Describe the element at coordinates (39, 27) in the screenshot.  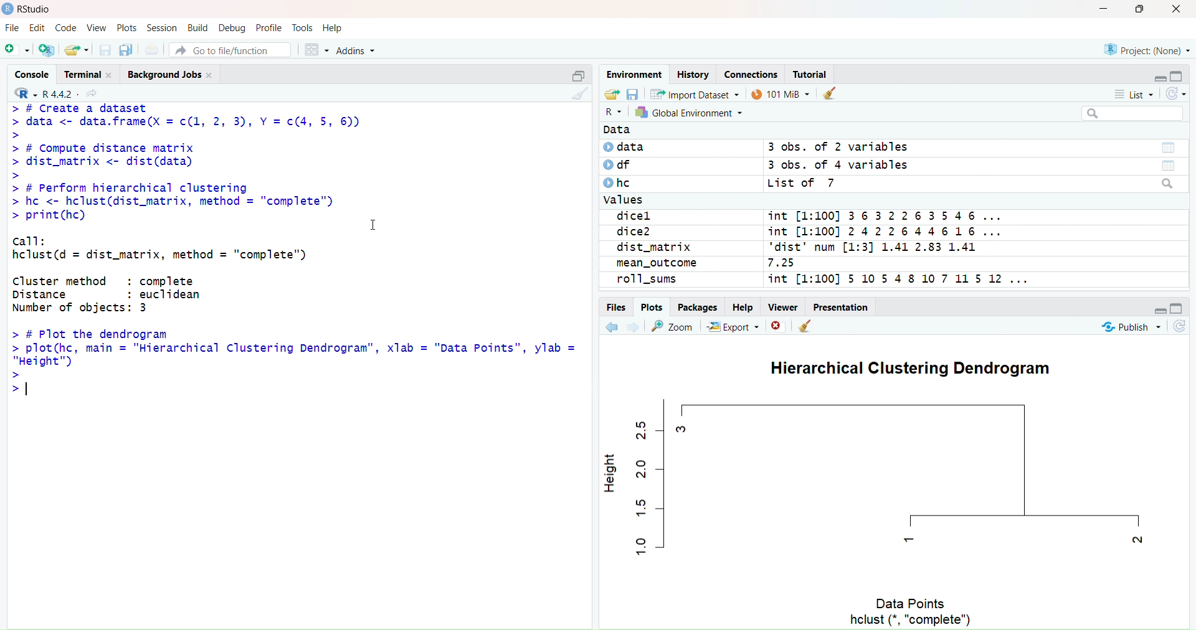
I see `Edit` at that location.